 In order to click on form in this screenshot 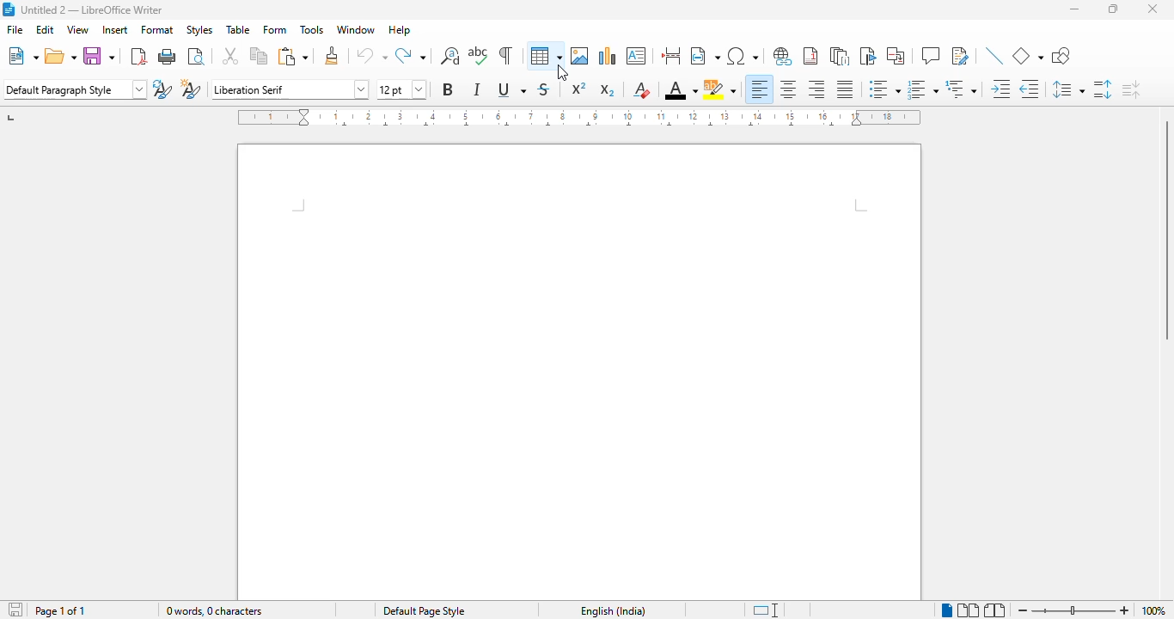, I will do `click(274, 30)`.